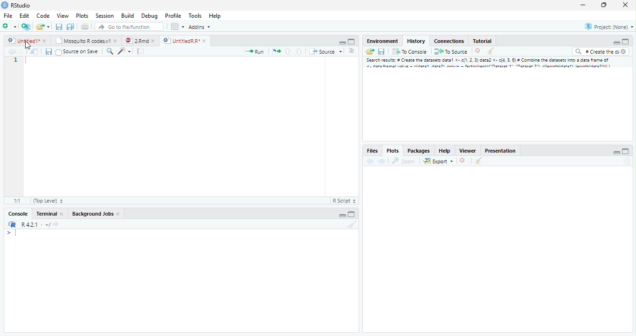 This screenshot has width=636, height=336. Describe the element at coordinates (162, 16) in the screenshot. I see `Debug` at that location.